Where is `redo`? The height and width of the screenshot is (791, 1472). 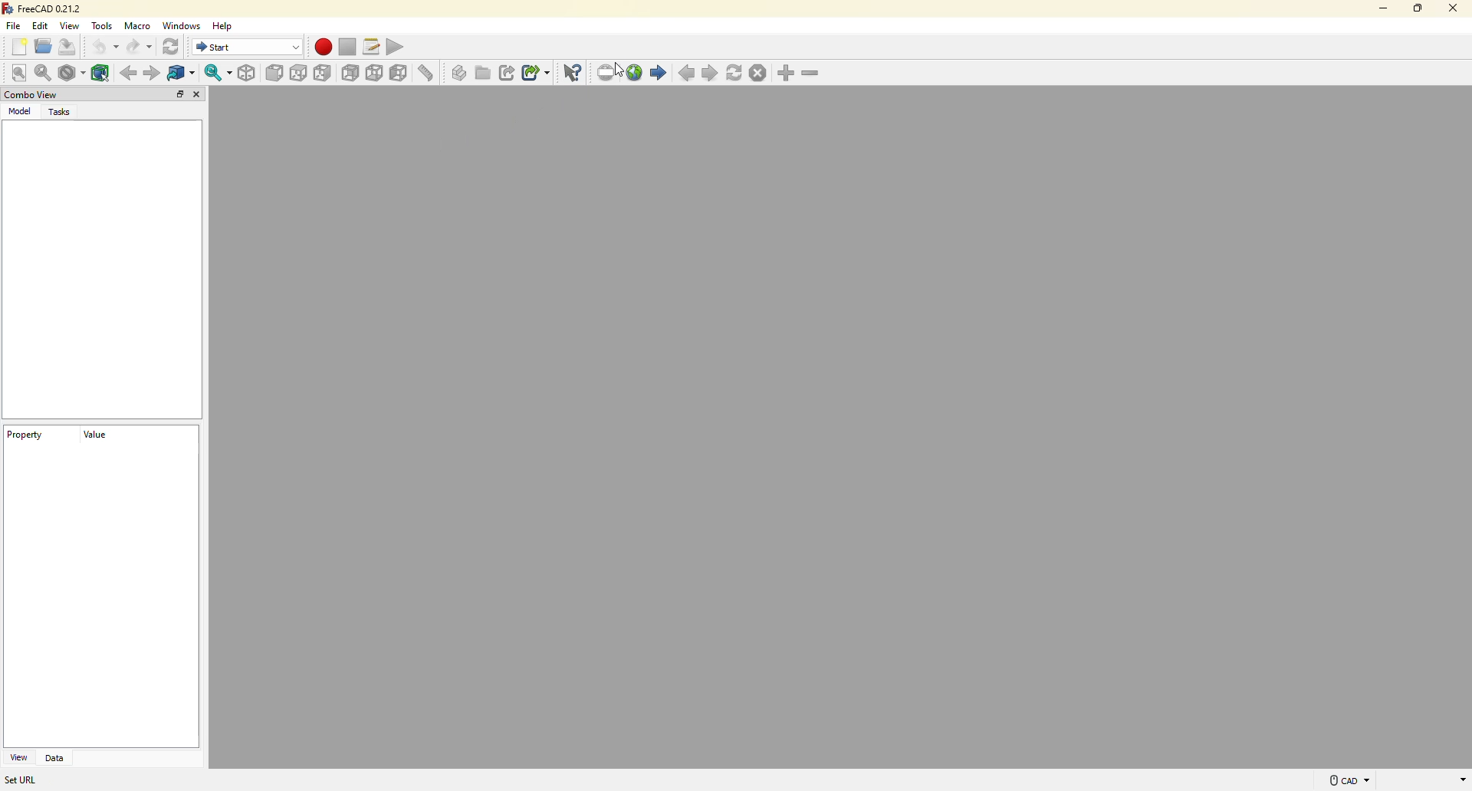
redo is located at coordinates (140, 48).